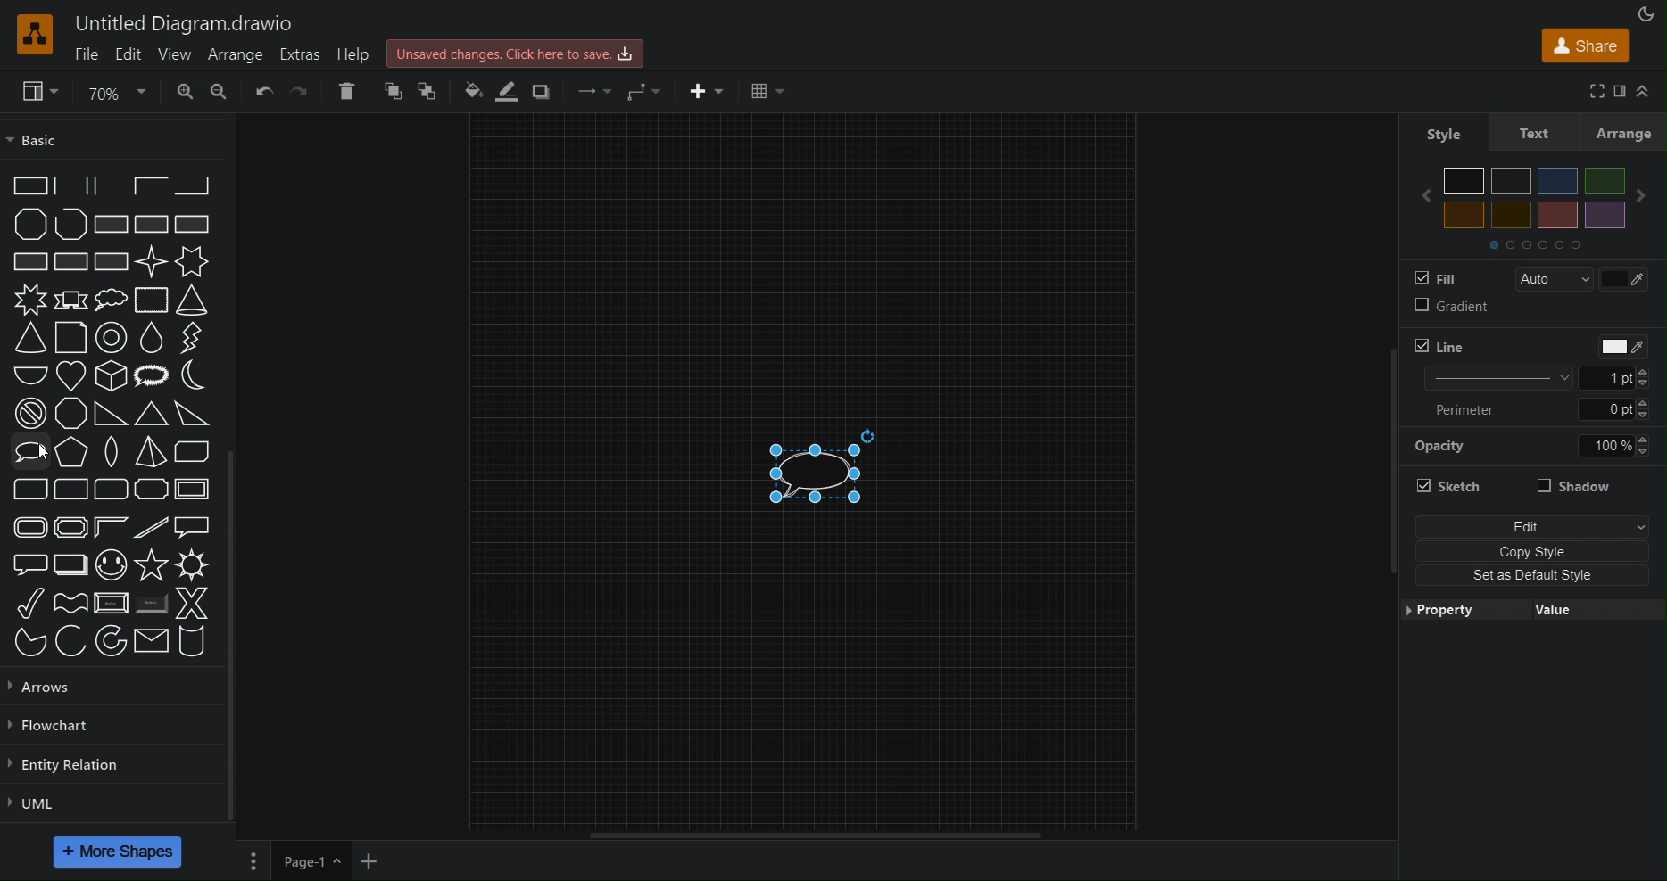  What do you see at coordinates (1597, 91) in the screenshot?
I see `Full Screen` at bounding box center [1597, 91].